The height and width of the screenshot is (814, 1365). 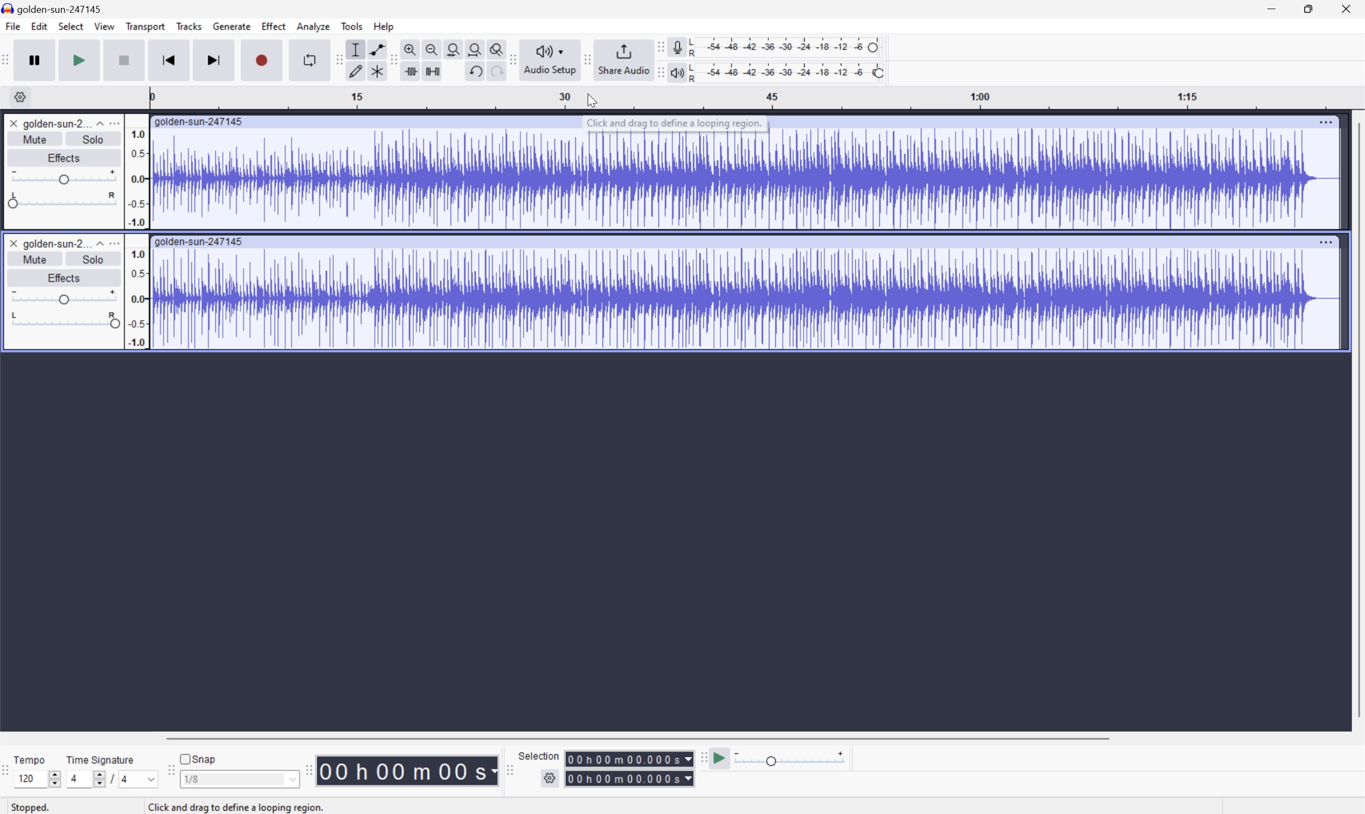 What do you see at coordinates (745, 298) in the screenshot?
I see `Audio` at bounding box center [745, 298].